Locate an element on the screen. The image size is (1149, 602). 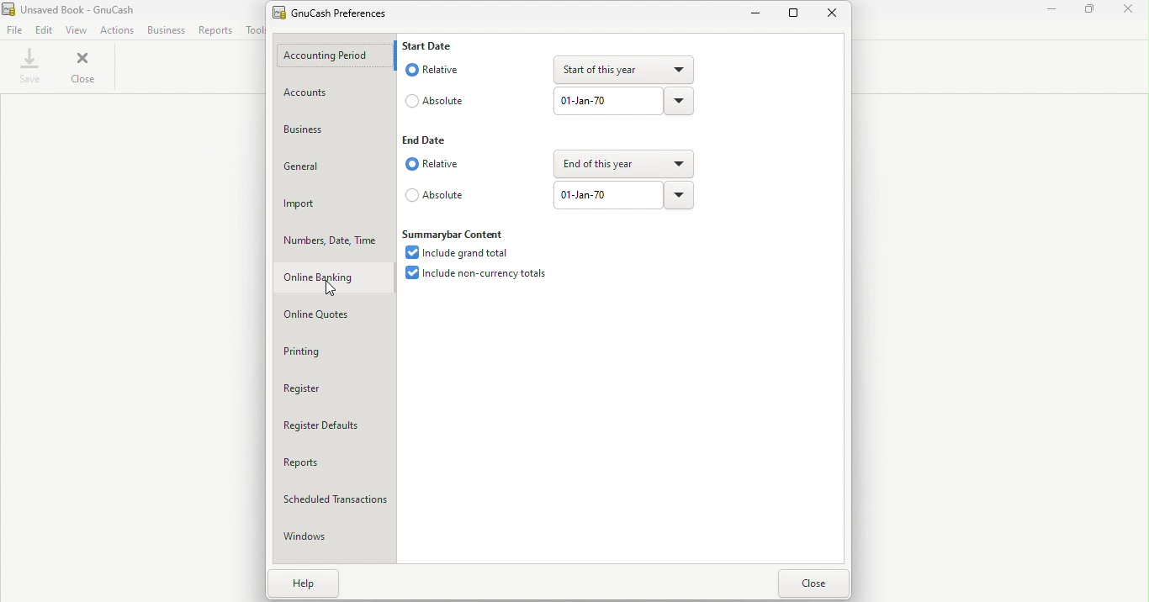
Business is located at coordinates (164, 30).